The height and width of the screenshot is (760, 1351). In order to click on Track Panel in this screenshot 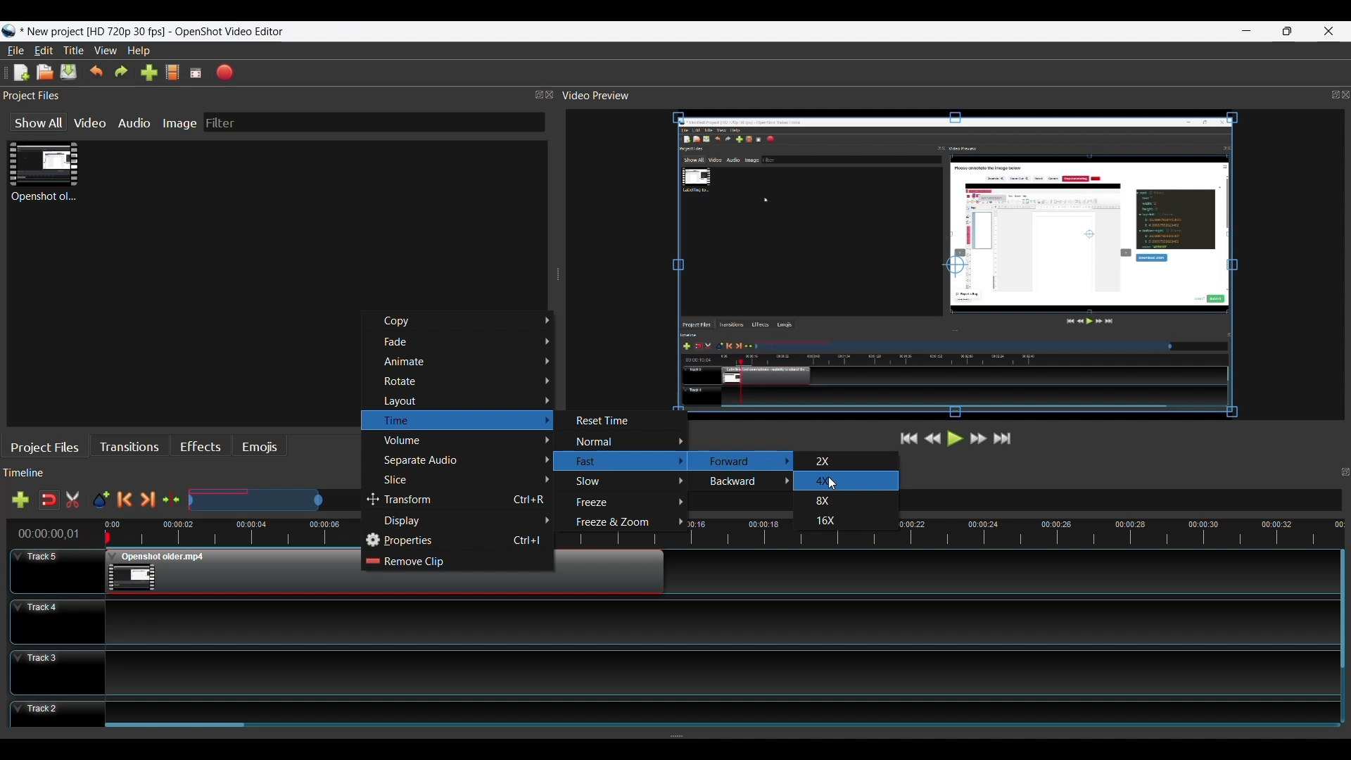, I will do `click(719, 621)`.